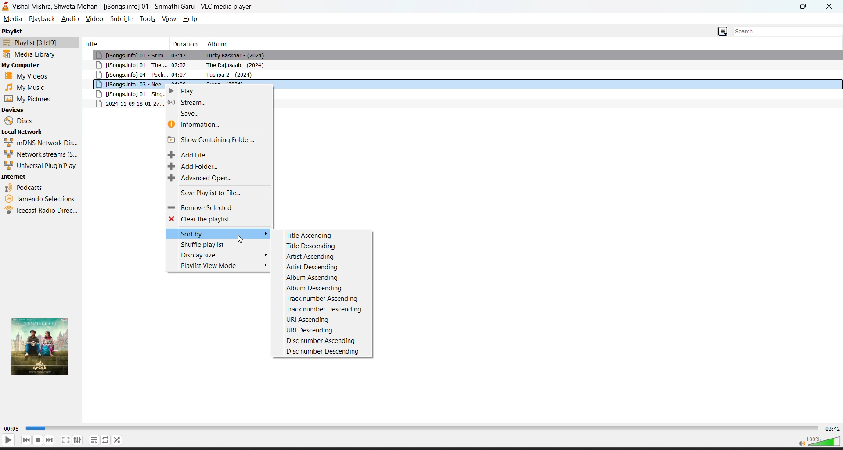 Image resolution: width=843 pixels, height=450 pixels. Describe the element at coordinates (220, 207) in the screenshot. I see `remove selected` at that location.